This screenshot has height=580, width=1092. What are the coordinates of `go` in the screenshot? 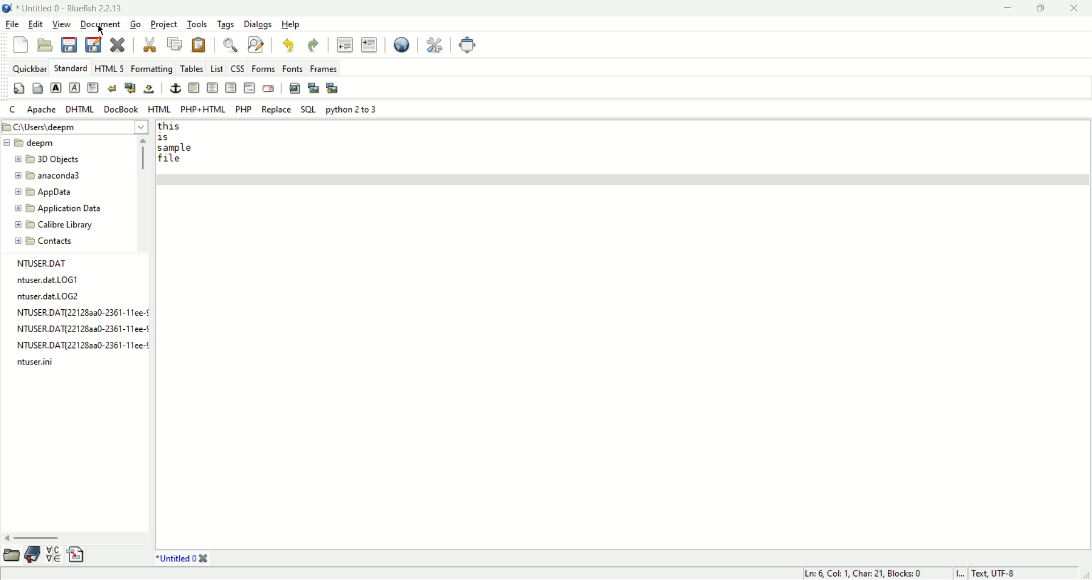 It's located at (137, 23).